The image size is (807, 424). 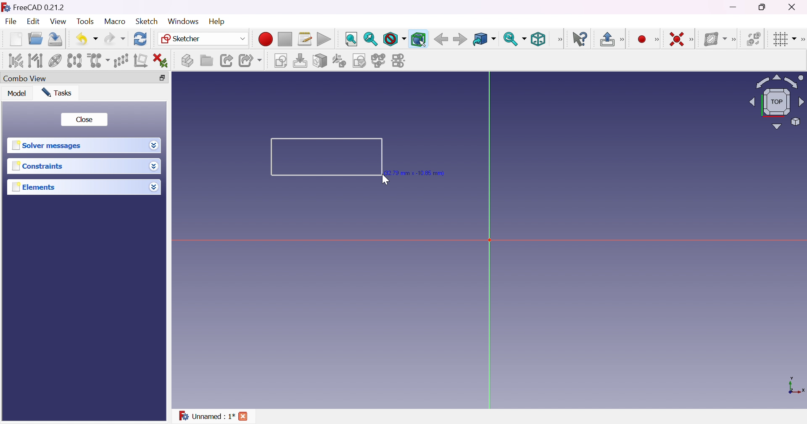 I want to click on Redo, so click(x=115, y=40).